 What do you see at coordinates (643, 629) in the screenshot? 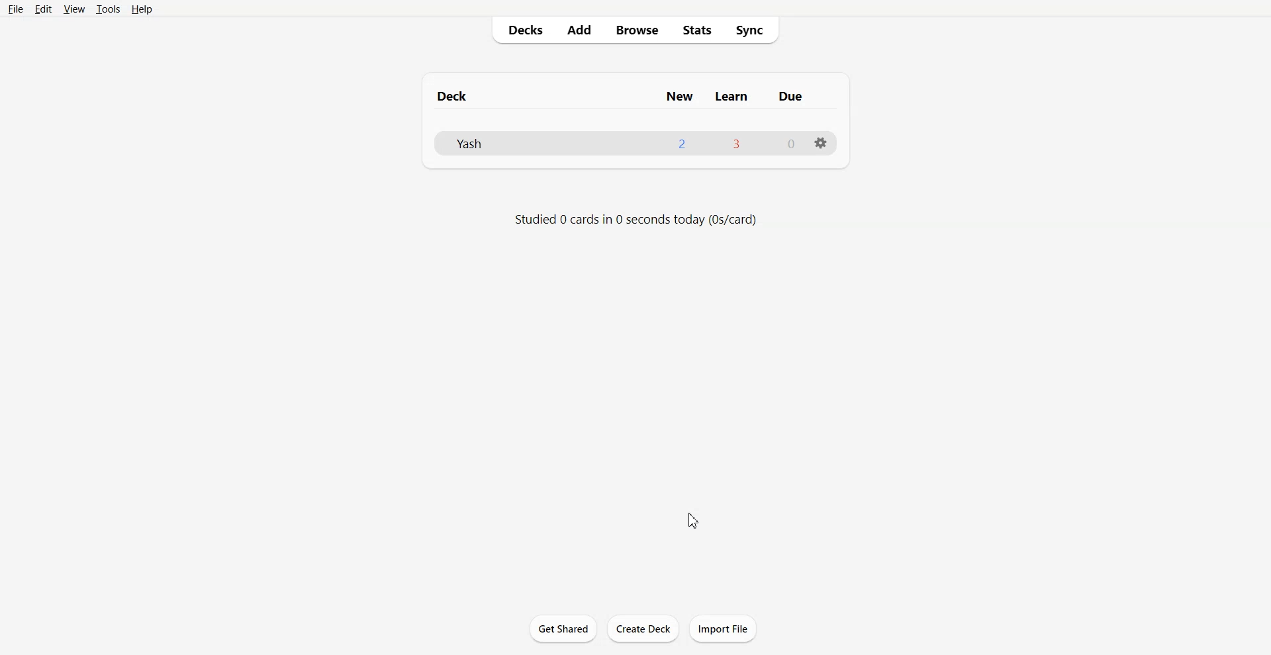
I see `Create Deck` at bounding box center [643, 629].